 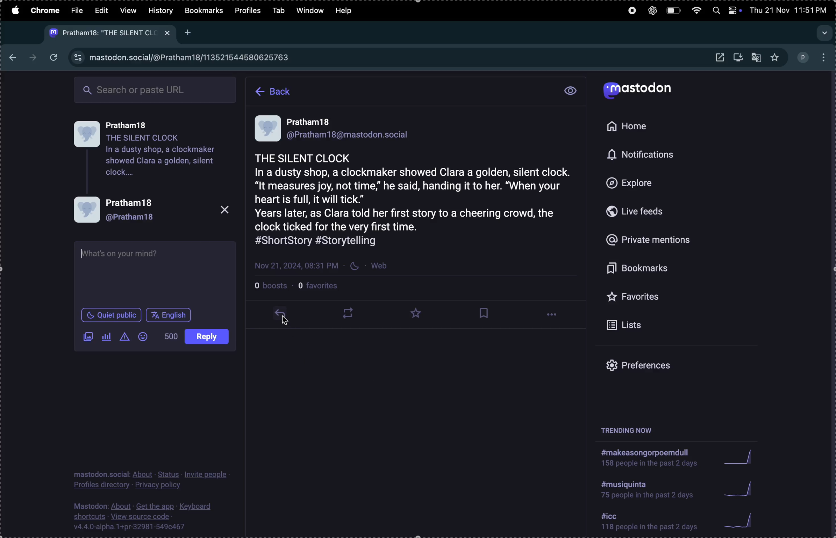 What do you see at coordinates (173, 314) in the screenshot?
I see `post` at bounding box center [173, 314].